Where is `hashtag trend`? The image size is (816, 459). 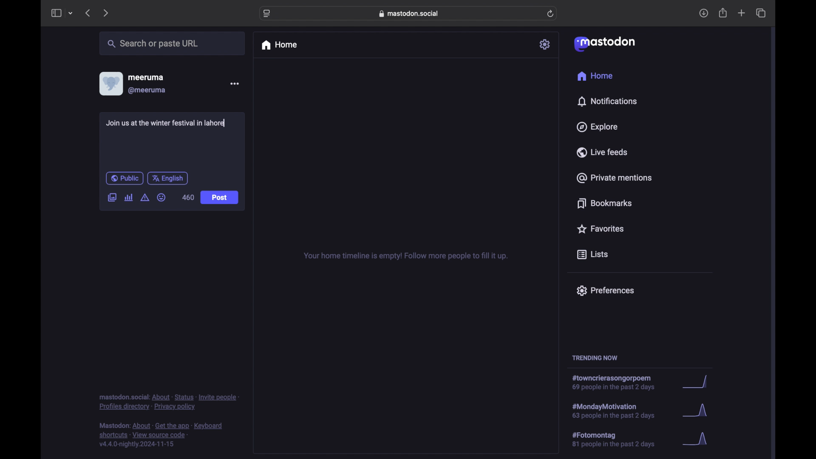 hashtag trend is located at coordinates (618, 383).